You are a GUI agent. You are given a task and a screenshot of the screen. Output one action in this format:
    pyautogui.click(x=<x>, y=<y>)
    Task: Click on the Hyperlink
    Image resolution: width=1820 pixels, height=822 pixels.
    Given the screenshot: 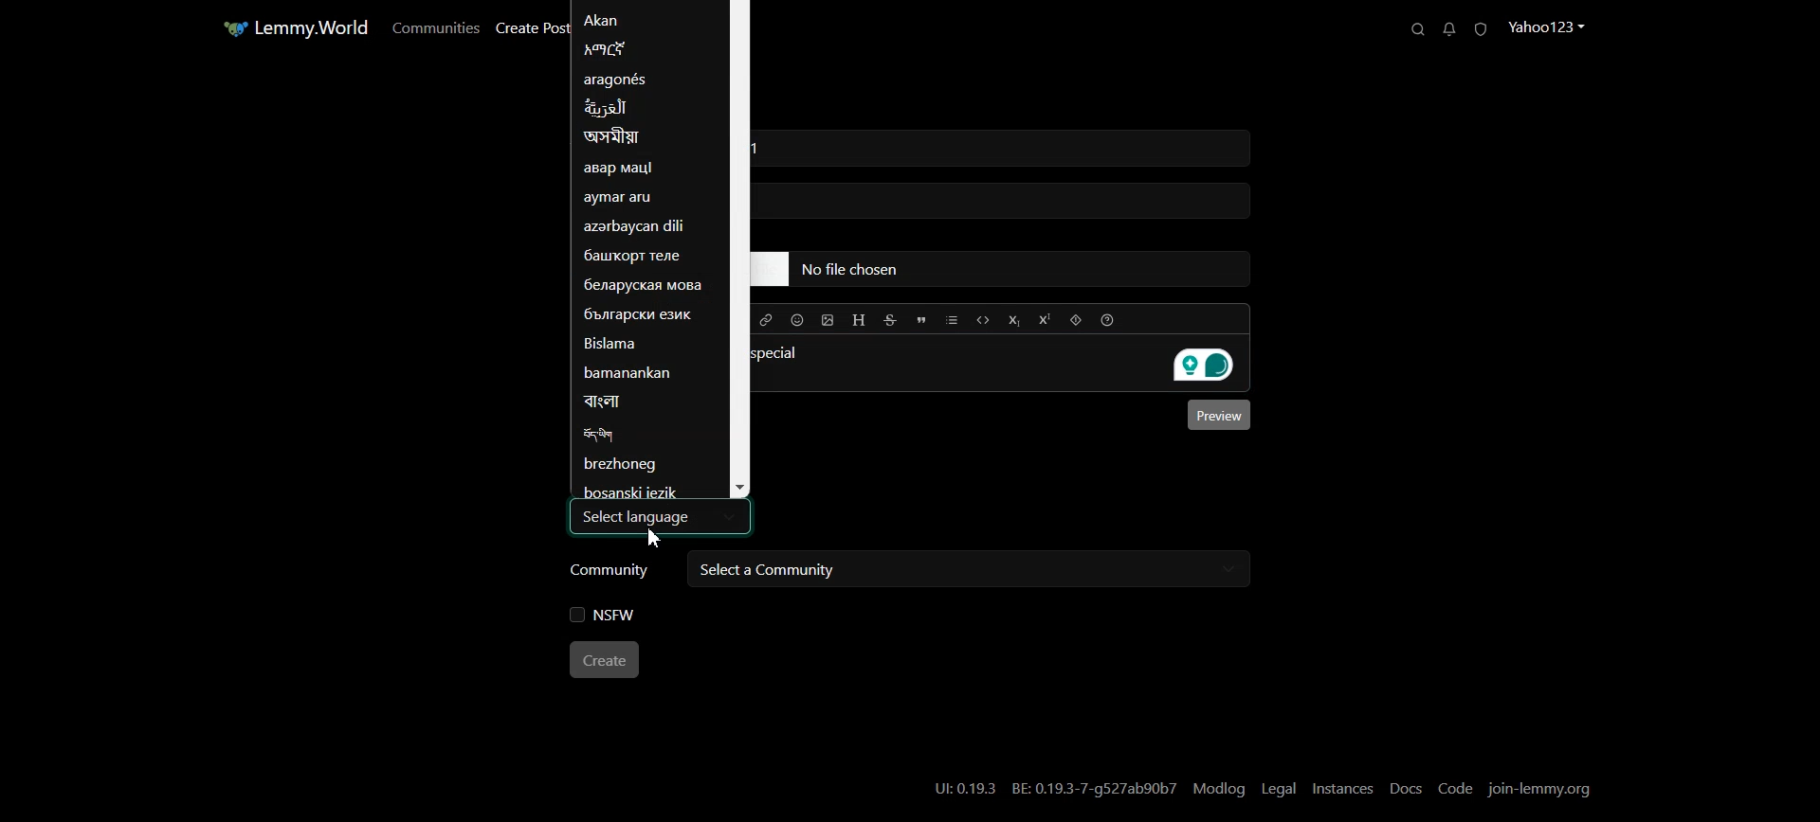 What is the action you would take?
    pyautogui.click(x=768, y=320)
    